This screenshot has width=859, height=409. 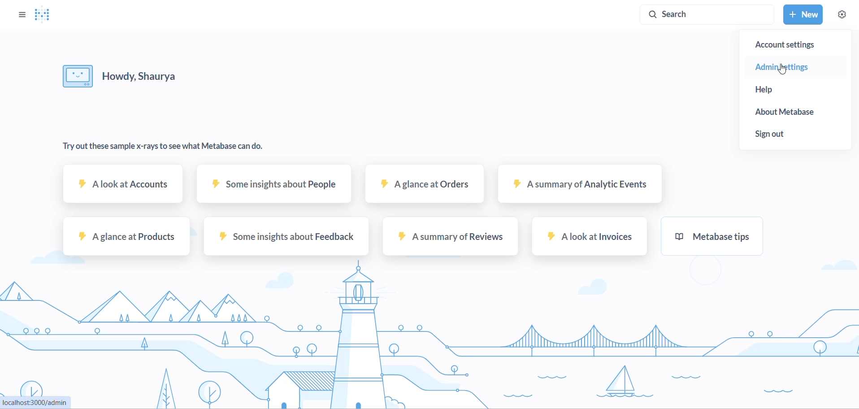 I want to click on sign out, so click(x=774, y=136).